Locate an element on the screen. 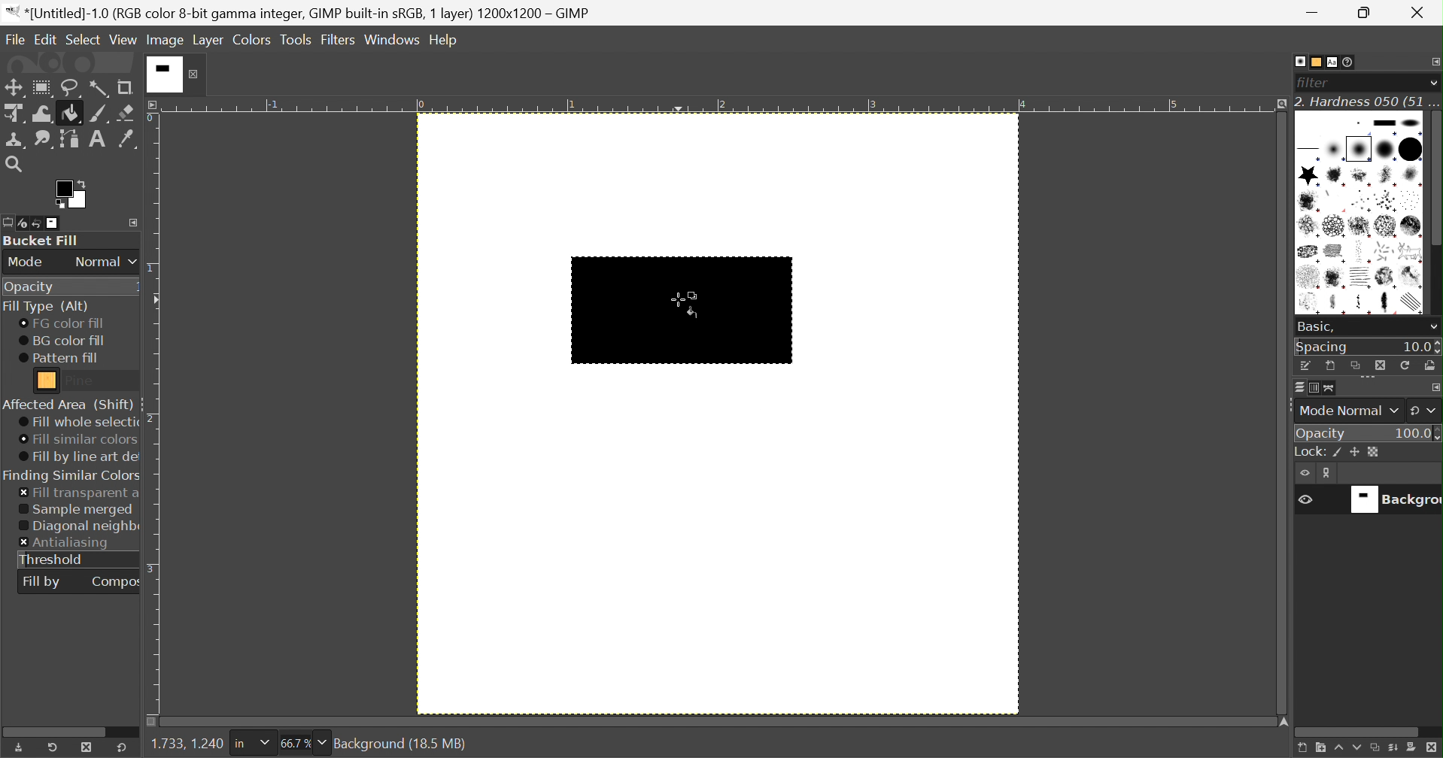 This screenshot has width=1443, height=758. Lock pixels is located at coordinates (1340, 453).